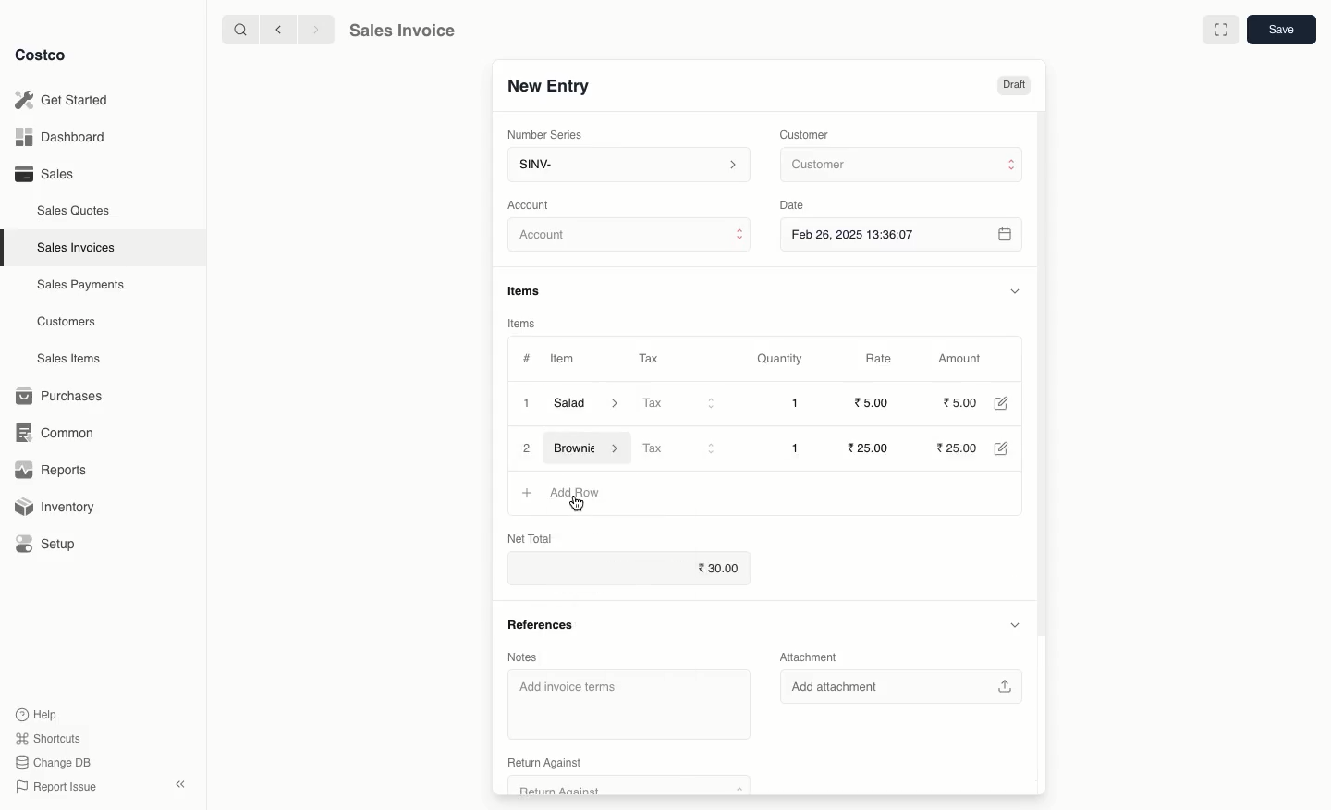 The height and width of the screenshot is (810, 1331). What do you see at coordinates (1284, 31) in the screenshot?
I see `Save` at bounding box center [1284, 31].